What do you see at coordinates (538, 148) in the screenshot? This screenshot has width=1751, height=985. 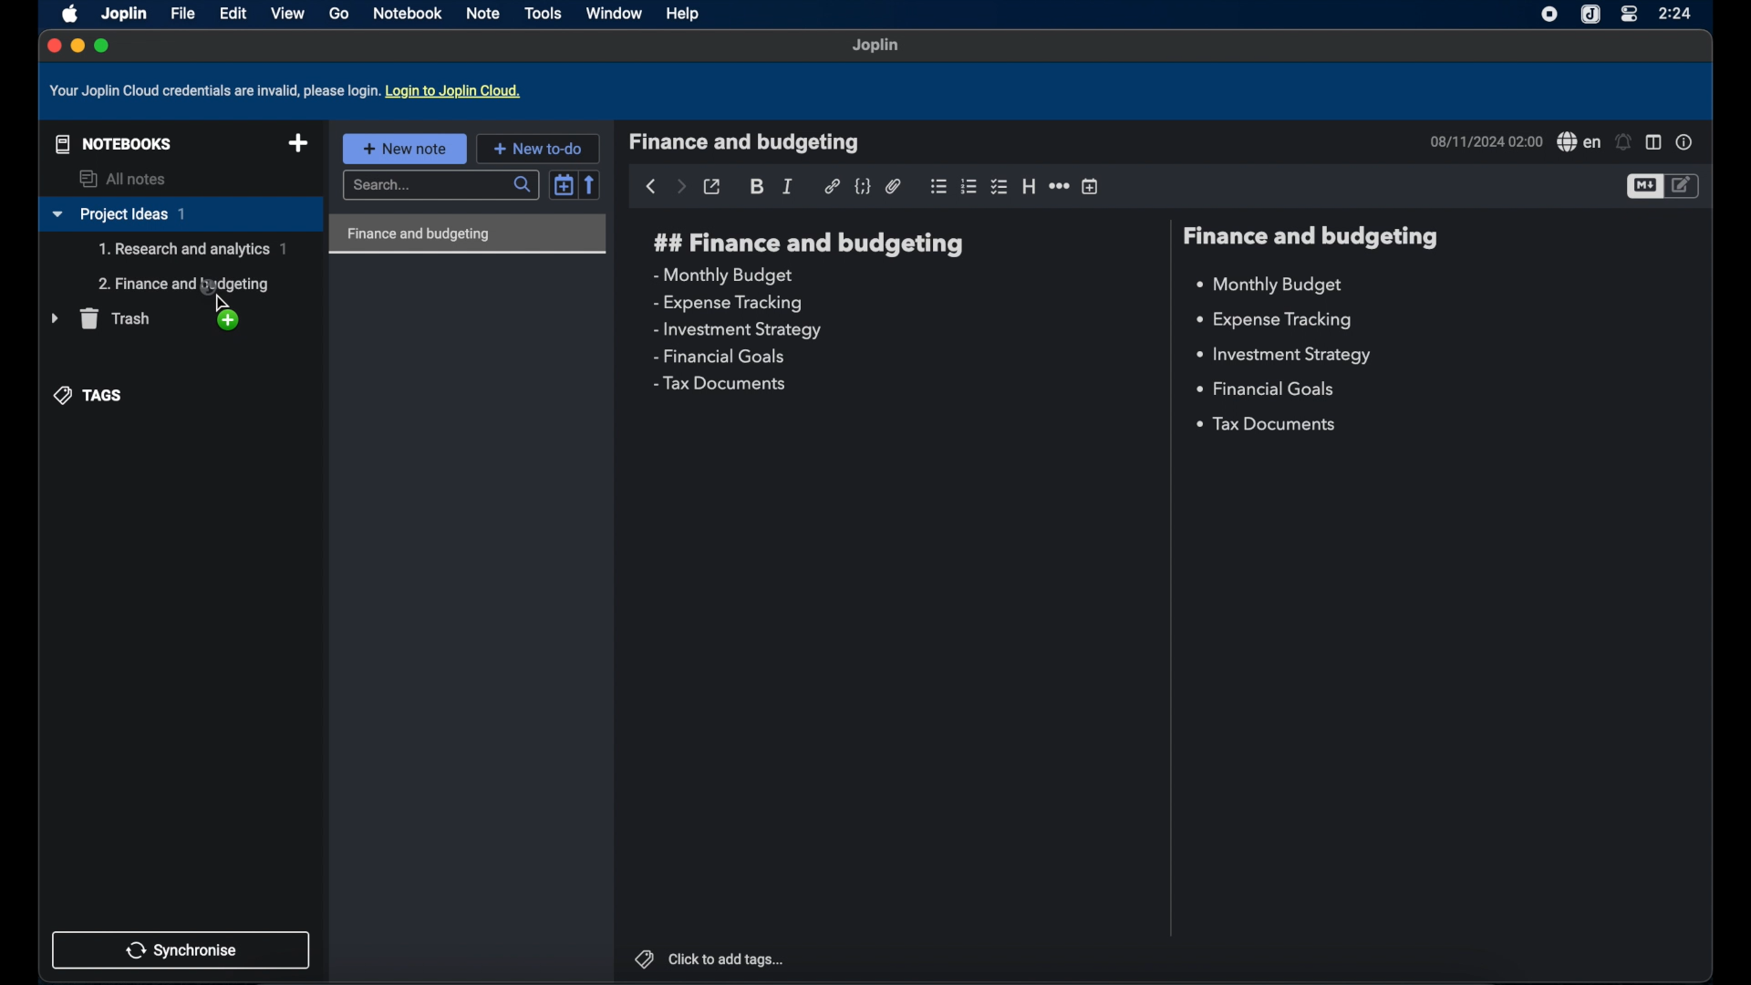 I see `new to-do` at bounding box center [538, 148].